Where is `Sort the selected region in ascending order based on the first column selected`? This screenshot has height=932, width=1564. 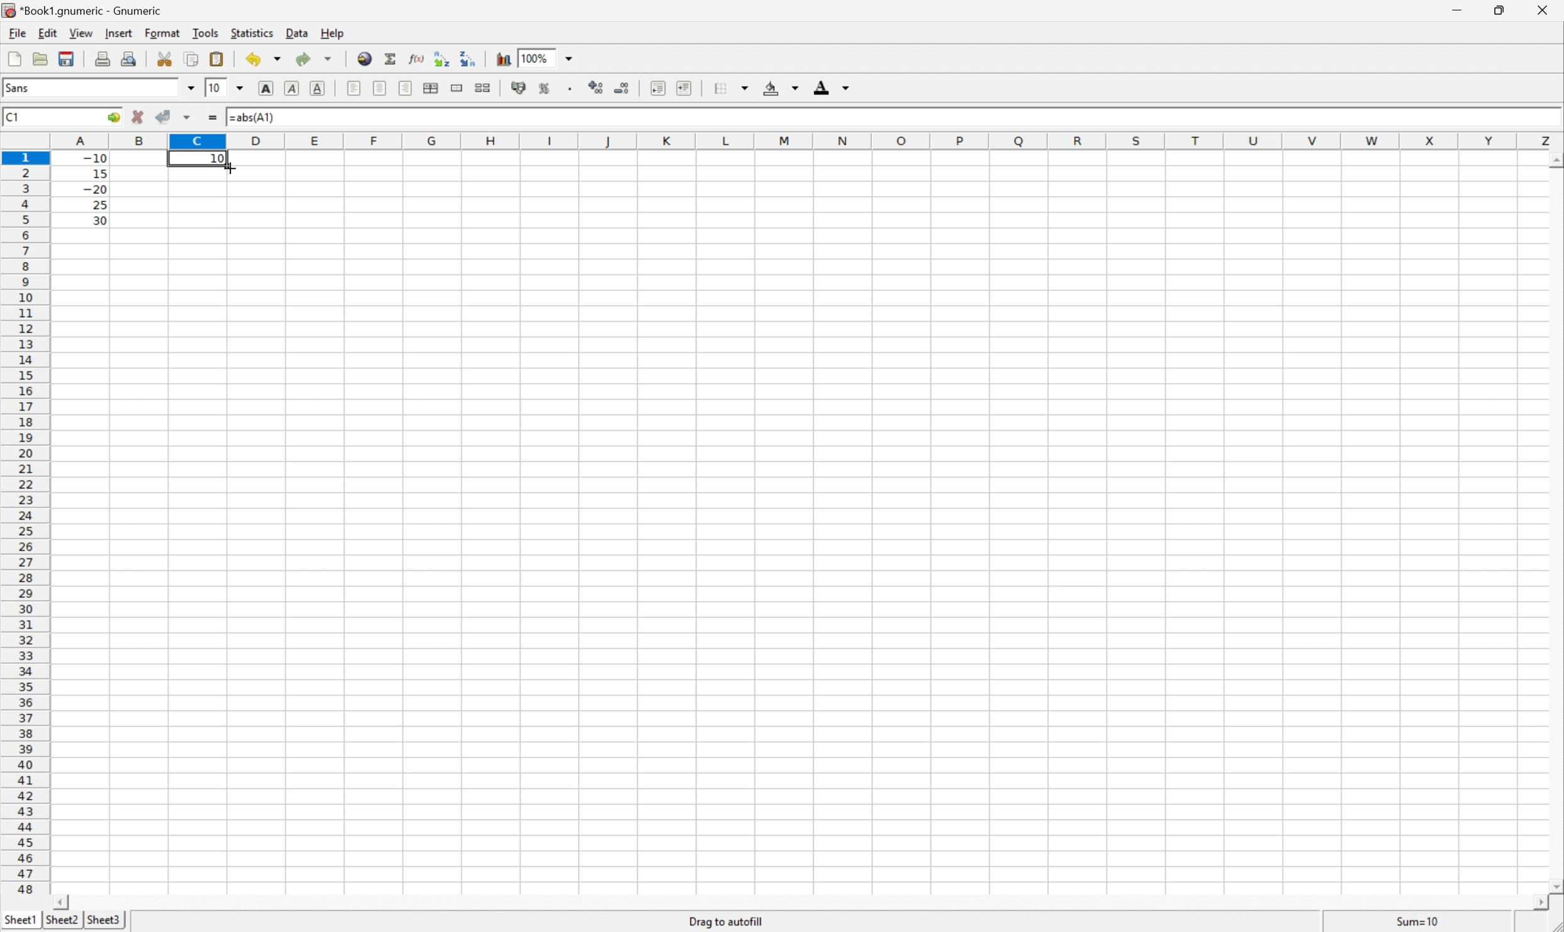 Sort the selected region in ascending order based on the first column selected is located at coordinates (439, 58).